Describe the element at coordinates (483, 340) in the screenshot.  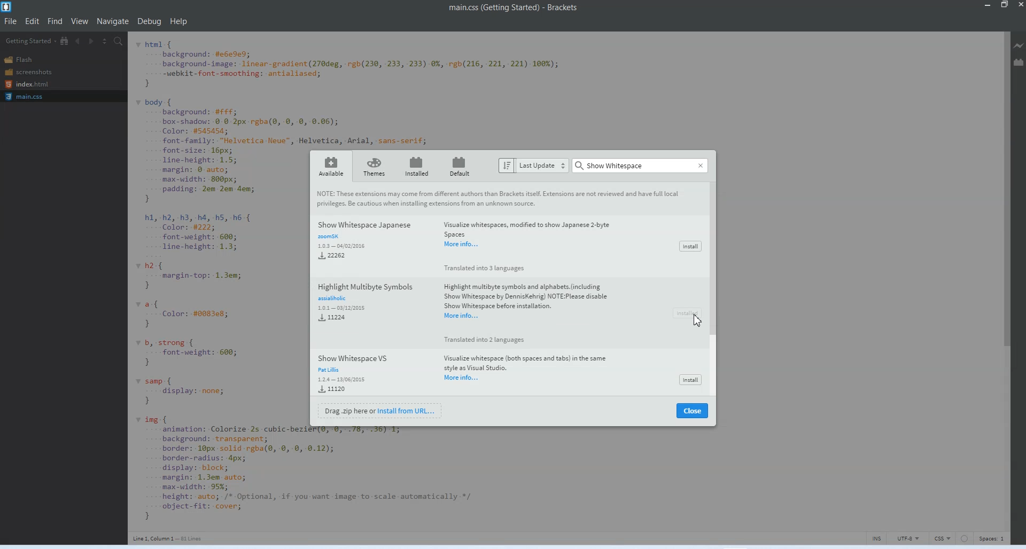
I see `Translated into 2 languages` at that location.